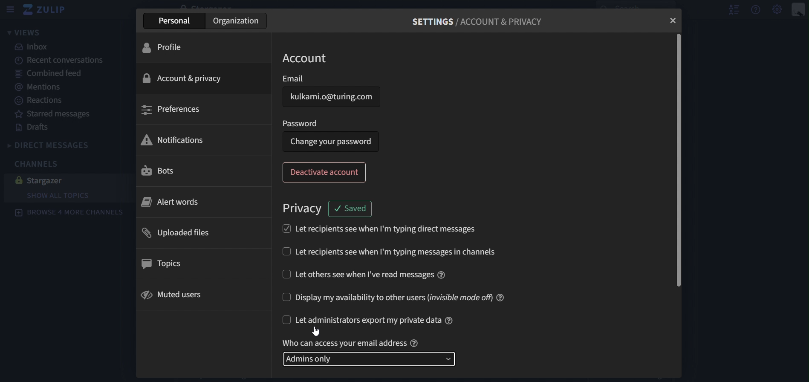  Describe the element at coordinates (679, 159) in the screenshot. I see `scrollbar` at that location.